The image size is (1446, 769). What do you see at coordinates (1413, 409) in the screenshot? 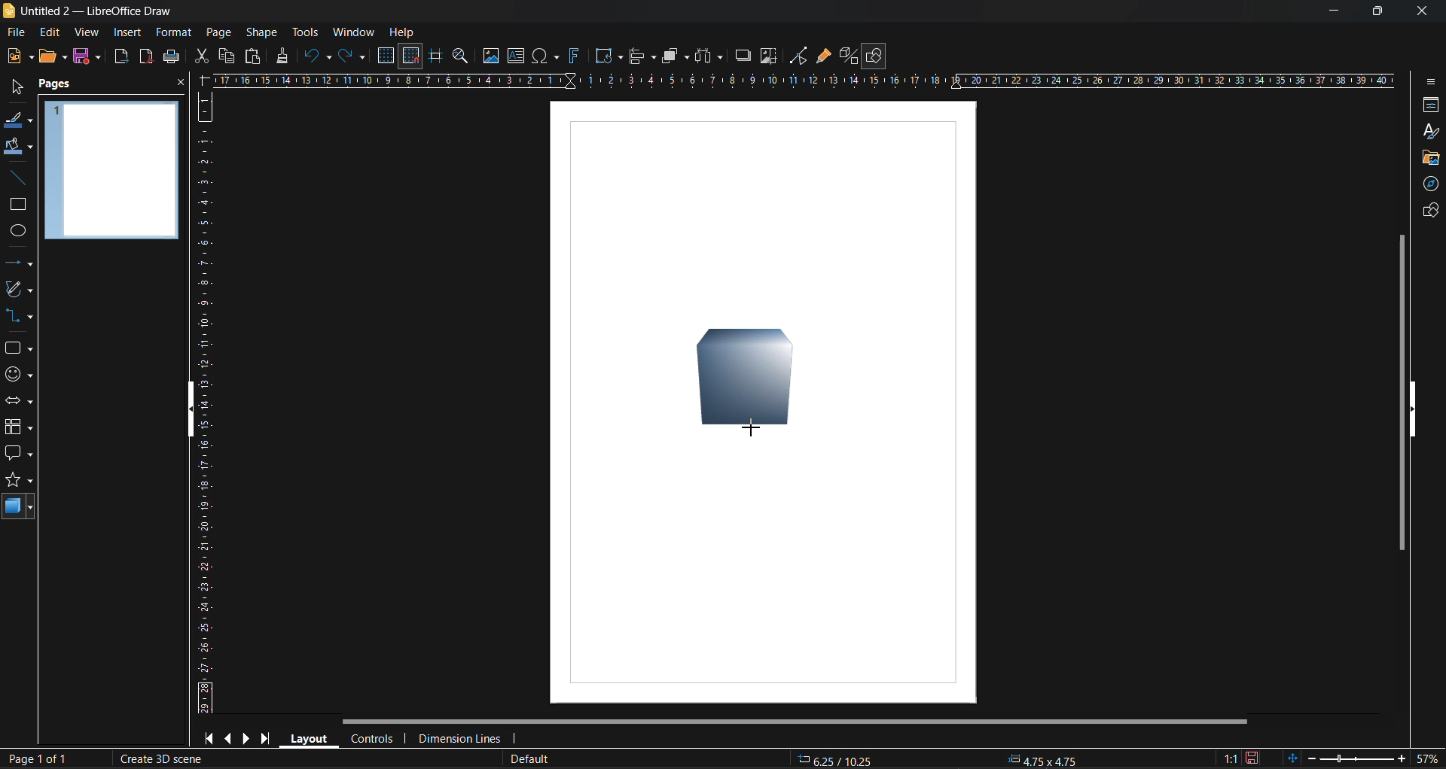
I see `hide` at bounding box center [1413, 409].